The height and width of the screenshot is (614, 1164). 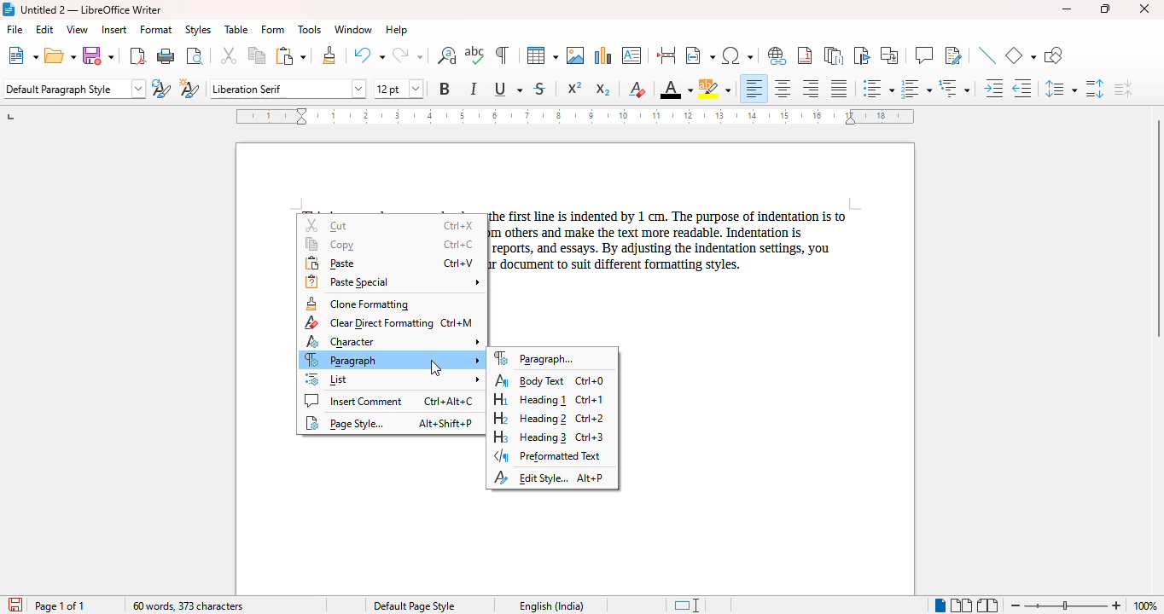 I want to click on single-page view, so click(x=940, y=605).